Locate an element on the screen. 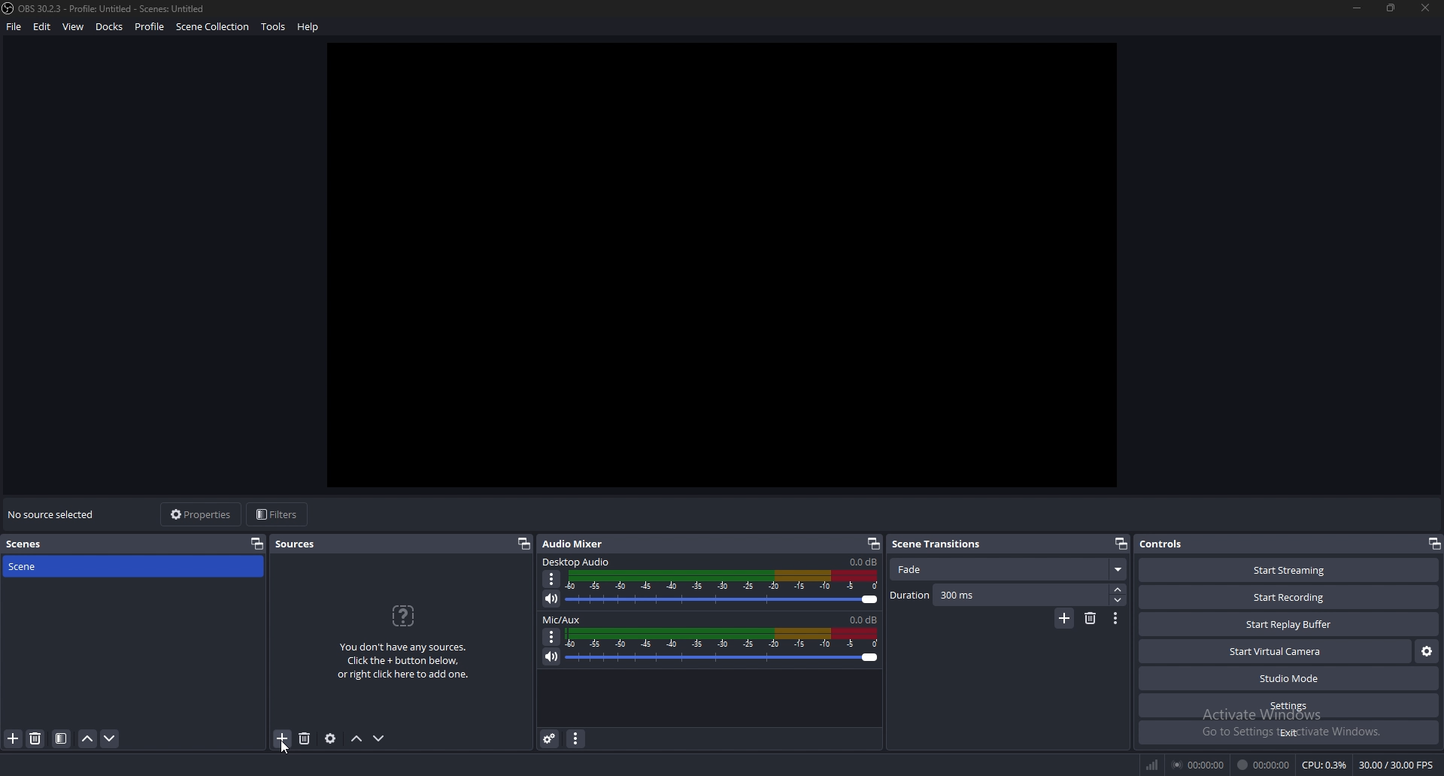 This screenshot has height=776, width=1444. scenes is located at coordinates (26, 544).